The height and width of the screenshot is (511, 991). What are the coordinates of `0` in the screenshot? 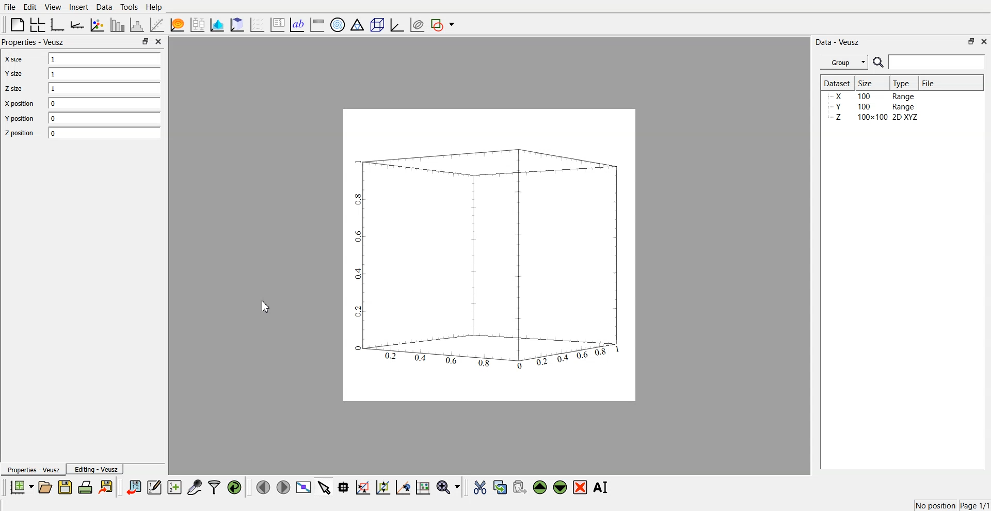 It's located at (104, 103).